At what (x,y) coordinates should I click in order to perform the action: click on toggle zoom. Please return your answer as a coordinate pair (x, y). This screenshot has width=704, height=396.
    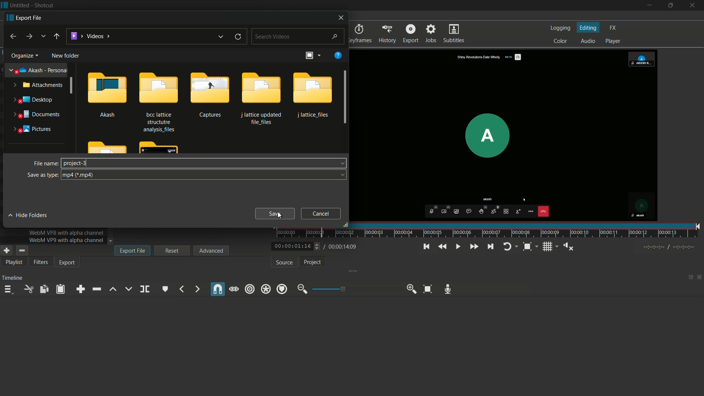
    Looking at the image, I should click on (527, 247).